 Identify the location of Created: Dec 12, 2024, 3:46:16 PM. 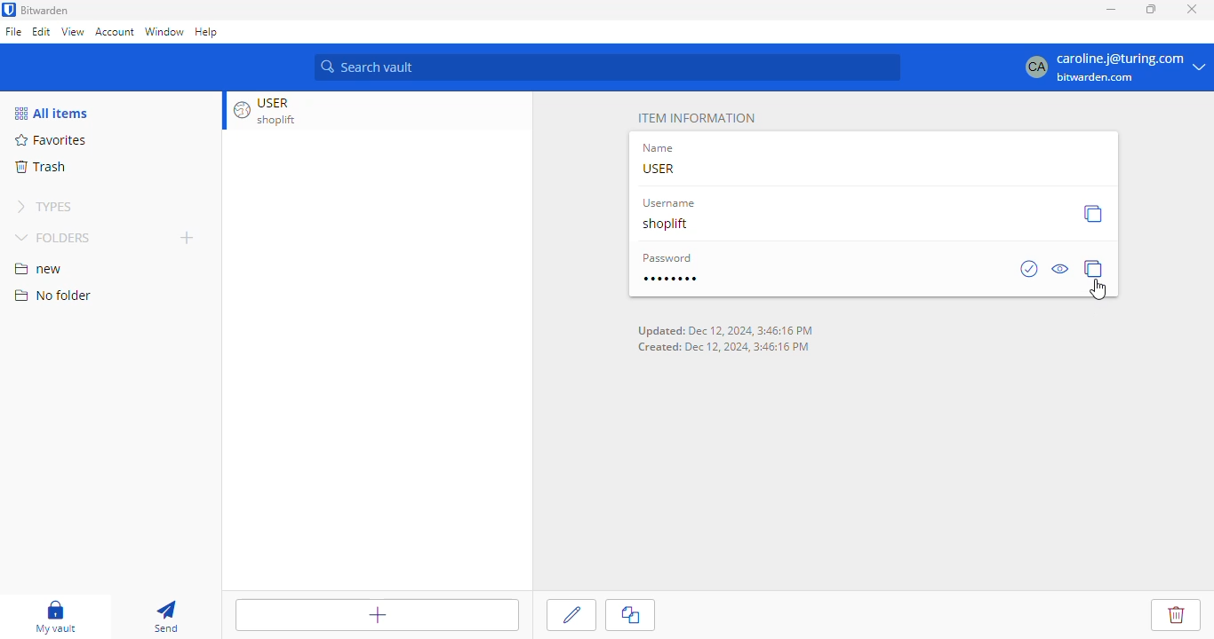
(725, 347).